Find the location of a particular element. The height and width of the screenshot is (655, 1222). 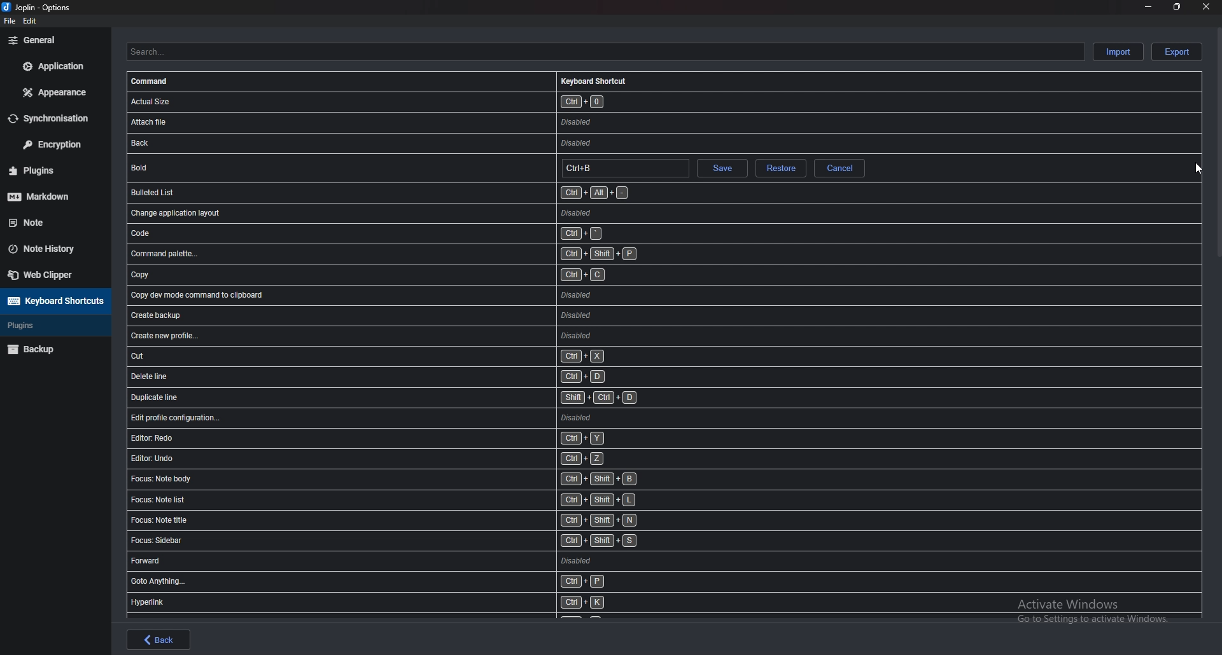

shortcut is located at coordinates (416, 458).